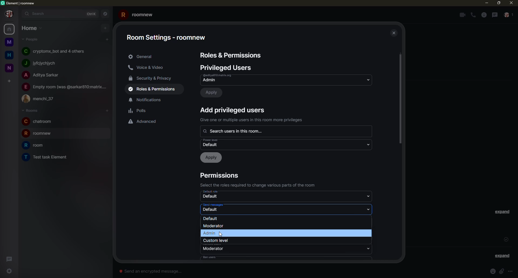 This screenshot has height=278, width=518. I want to click on attach, so click(503, 271).